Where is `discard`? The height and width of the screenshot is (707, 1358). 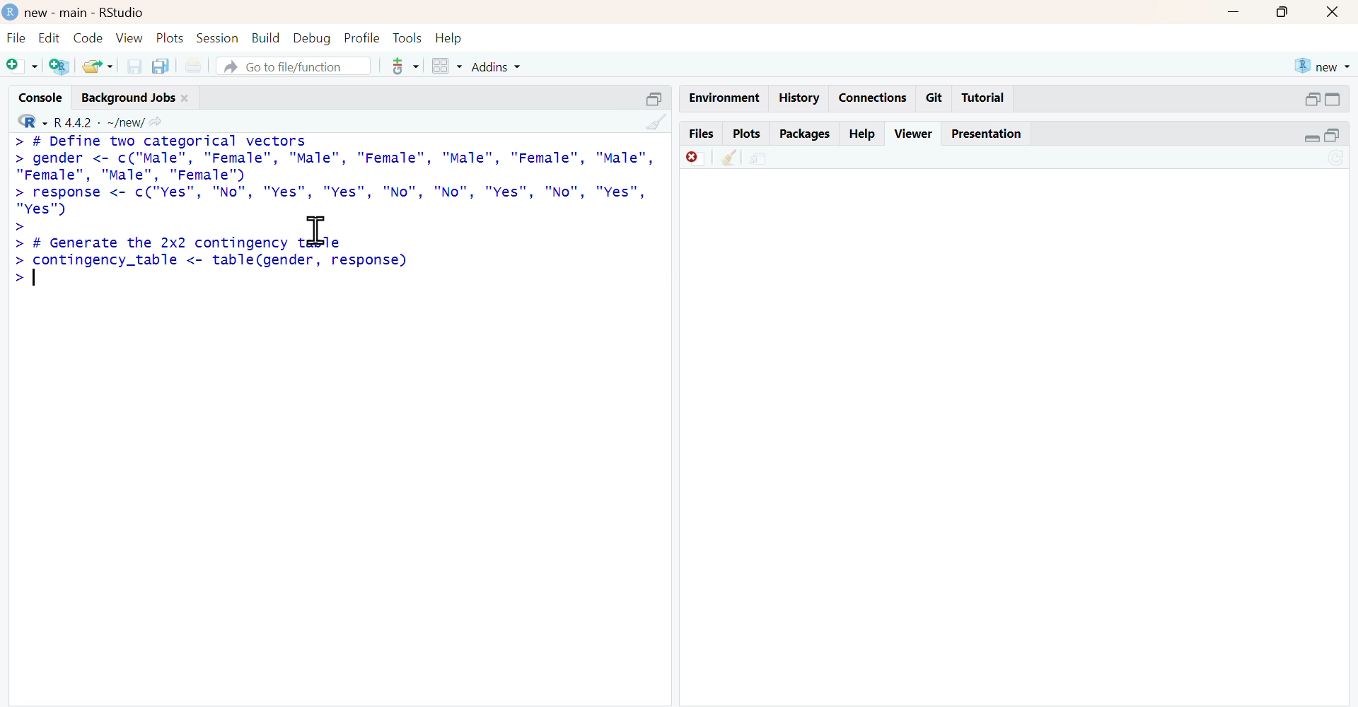
discard is located at coordinates (696, 159).